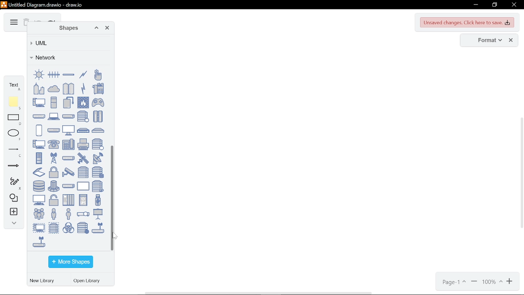 The height and width of the screenshot is (295, 524). What do you see at coordinates (68, 172) in the screenshot?
I see `security camera` at bounding box center [68, 172].